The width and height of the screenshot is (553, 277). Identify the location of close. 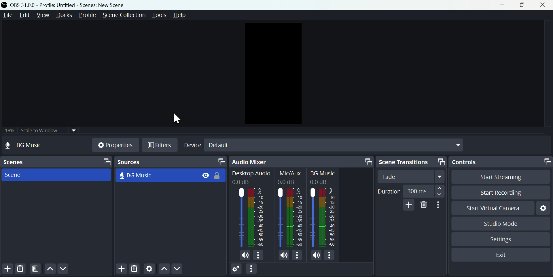
(544, 4).